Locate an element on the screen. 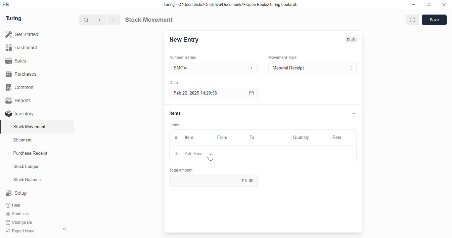 This screenshot has width=452, height=238. add is located at coordinates (176, 154).